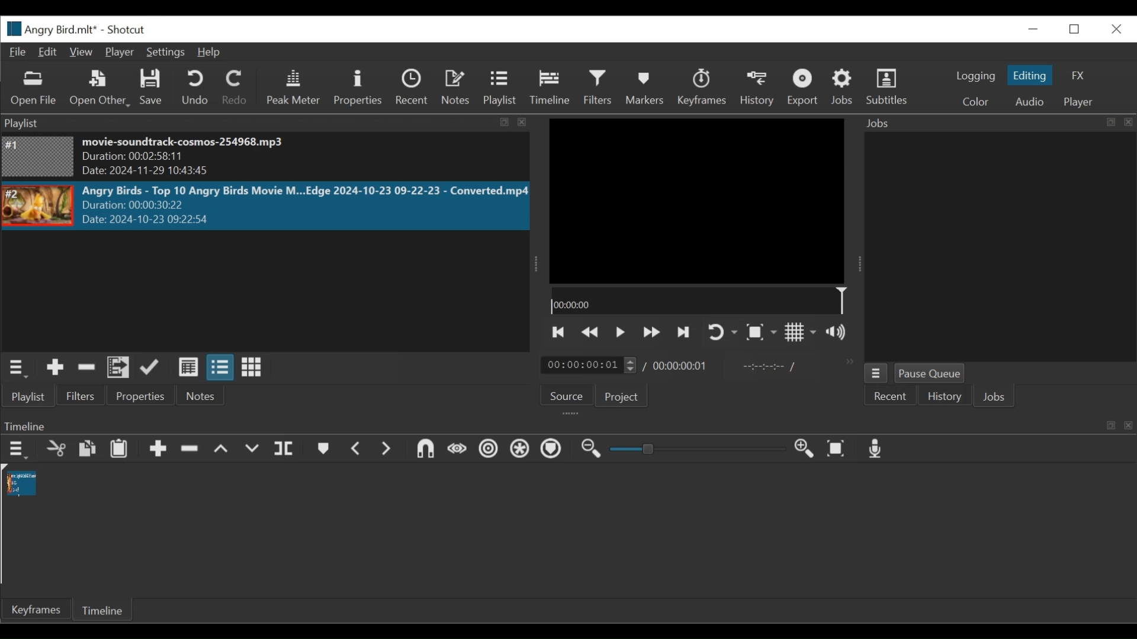 The image size is (1137, 639). I want to click on Clip, so click(20, 485).